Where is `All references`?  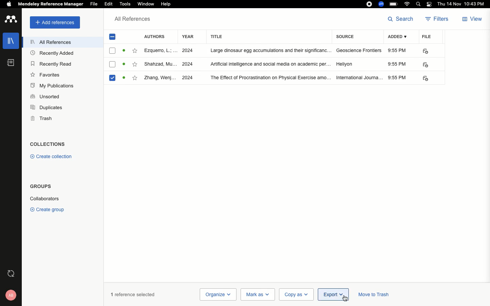
All references is located at coordinates (51, 43).